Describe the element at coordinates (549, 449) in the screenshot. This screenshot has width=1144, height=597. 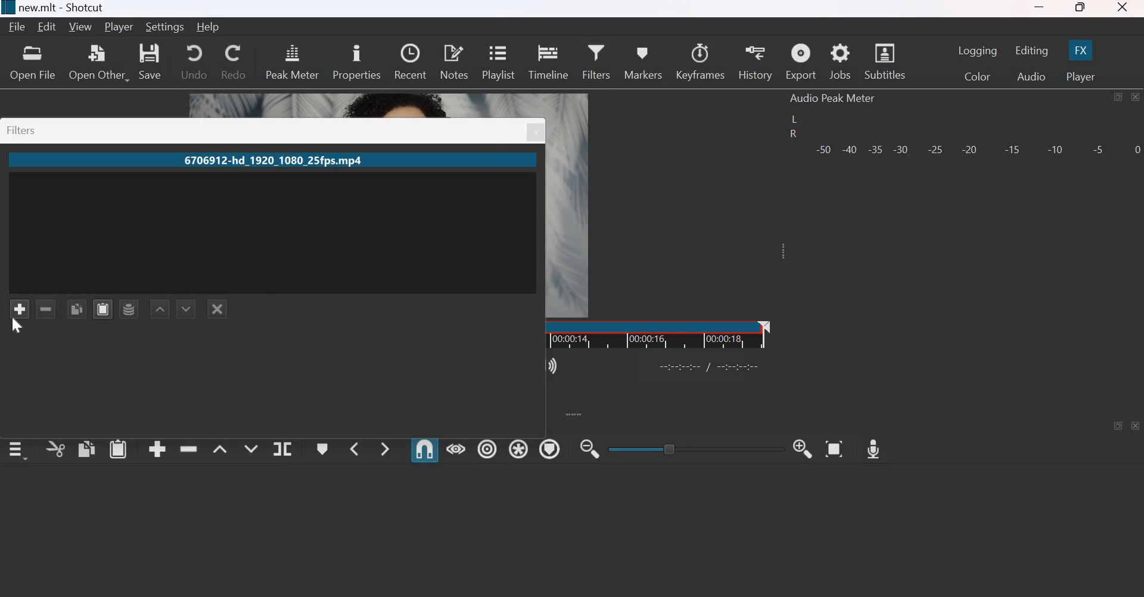
I see `Ripple Markers` at that location.